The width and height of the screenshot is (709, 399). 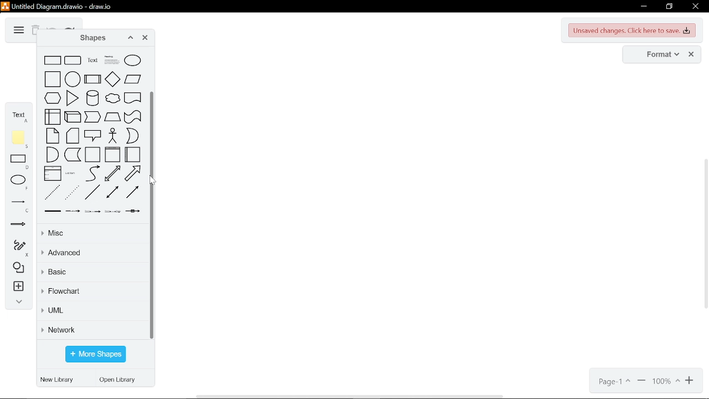 What do you see at coordinates (659, 55) in the screenshot?
I see `format` at bounding box center [659, 55].